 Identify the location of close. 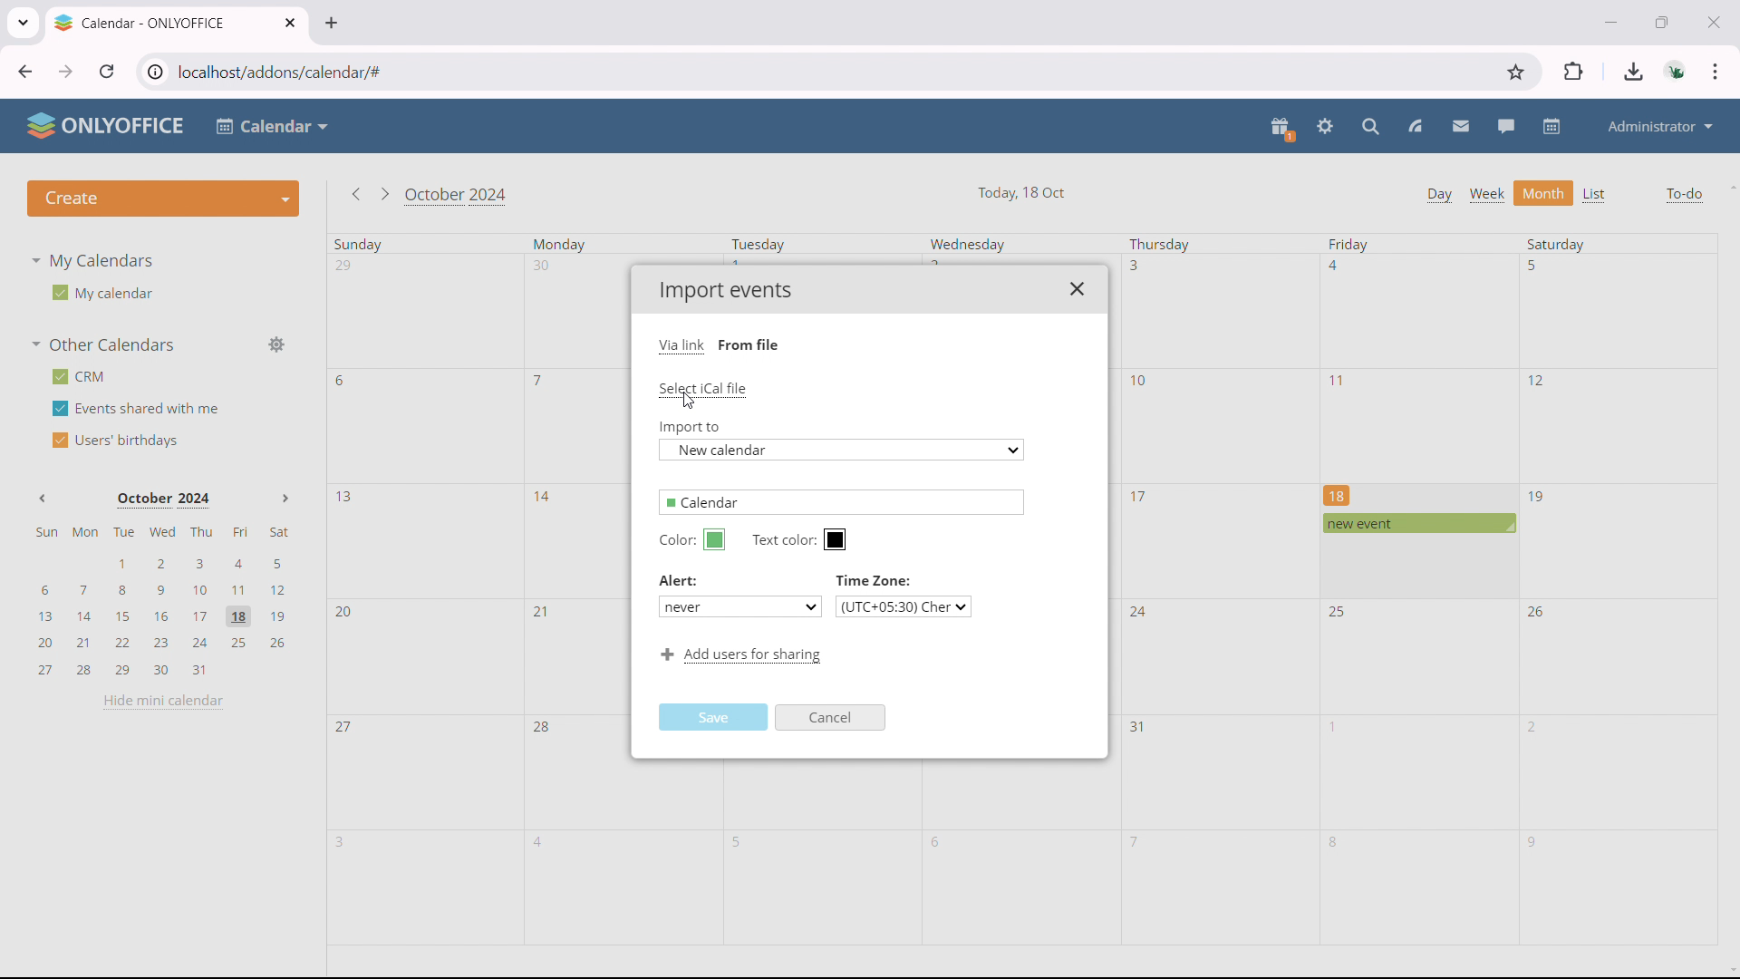
(1078, 288).